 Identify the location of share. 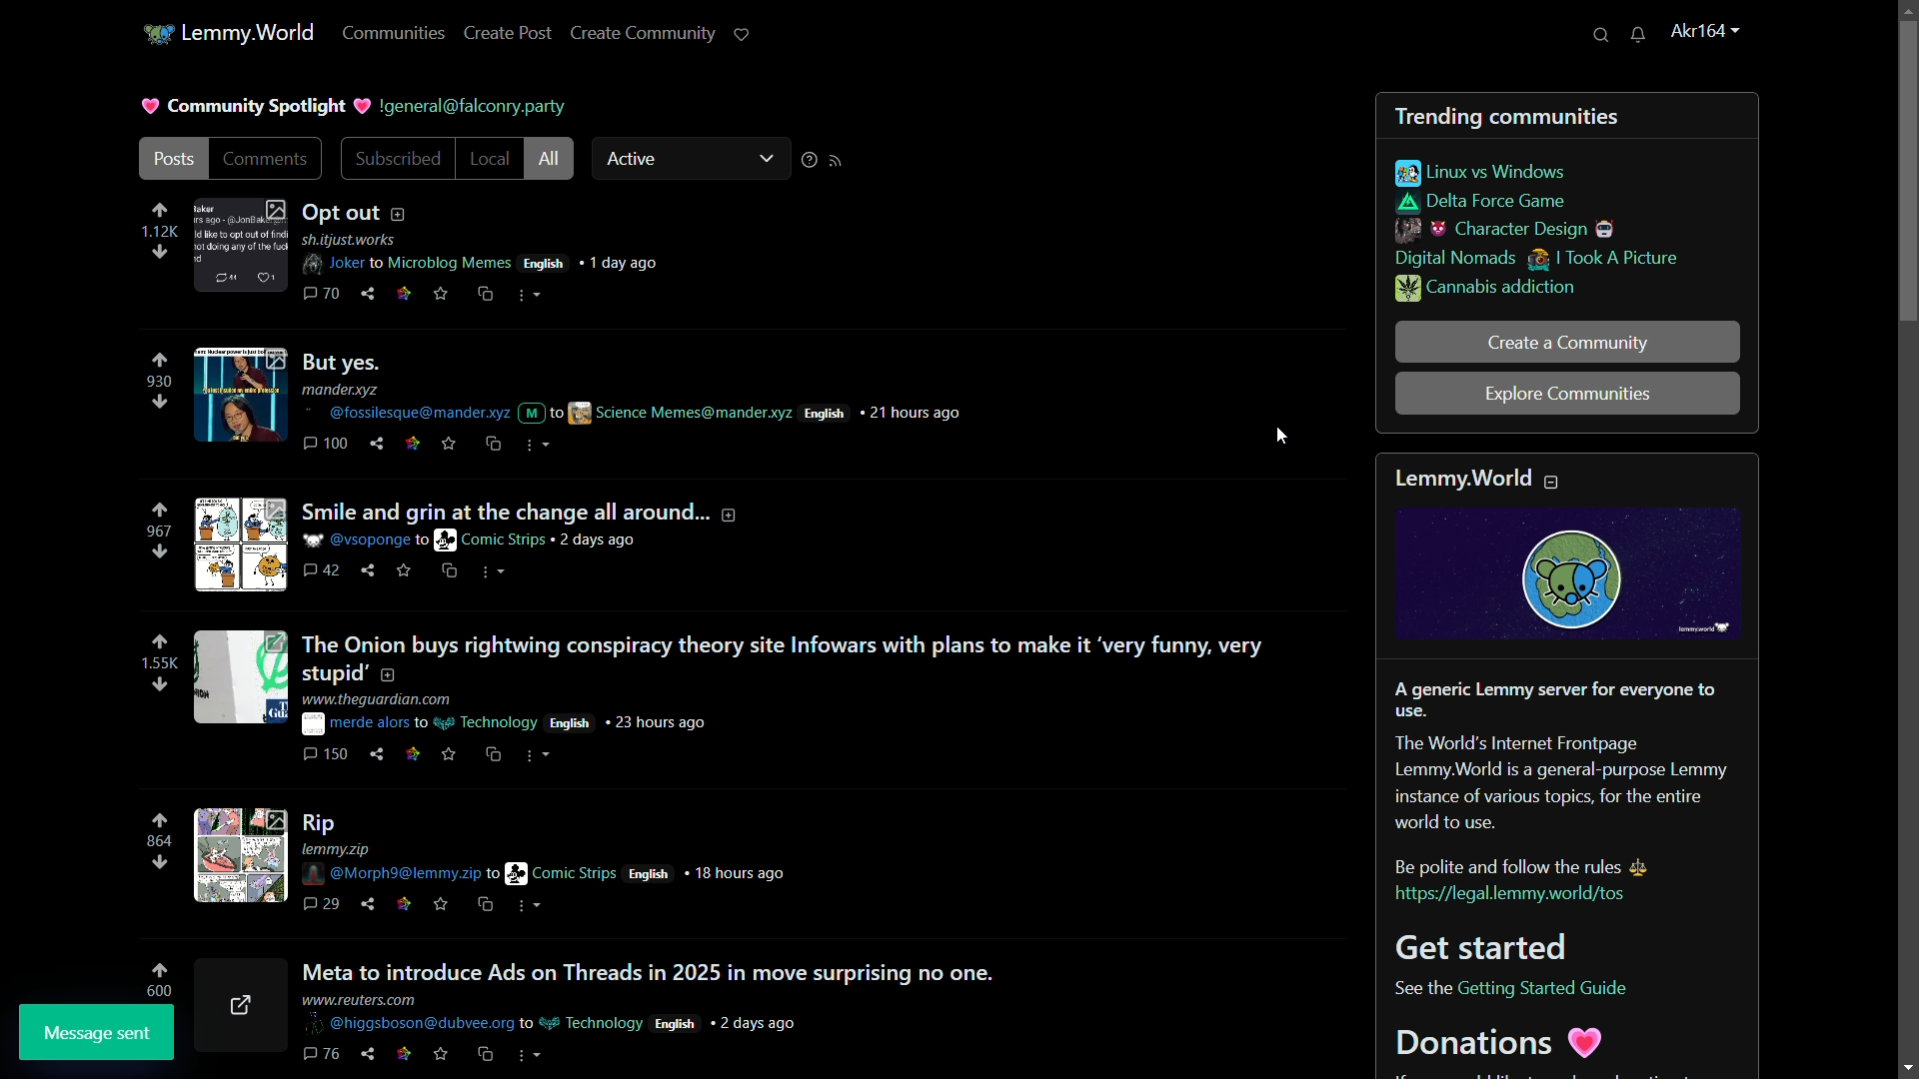
(370, 1057).